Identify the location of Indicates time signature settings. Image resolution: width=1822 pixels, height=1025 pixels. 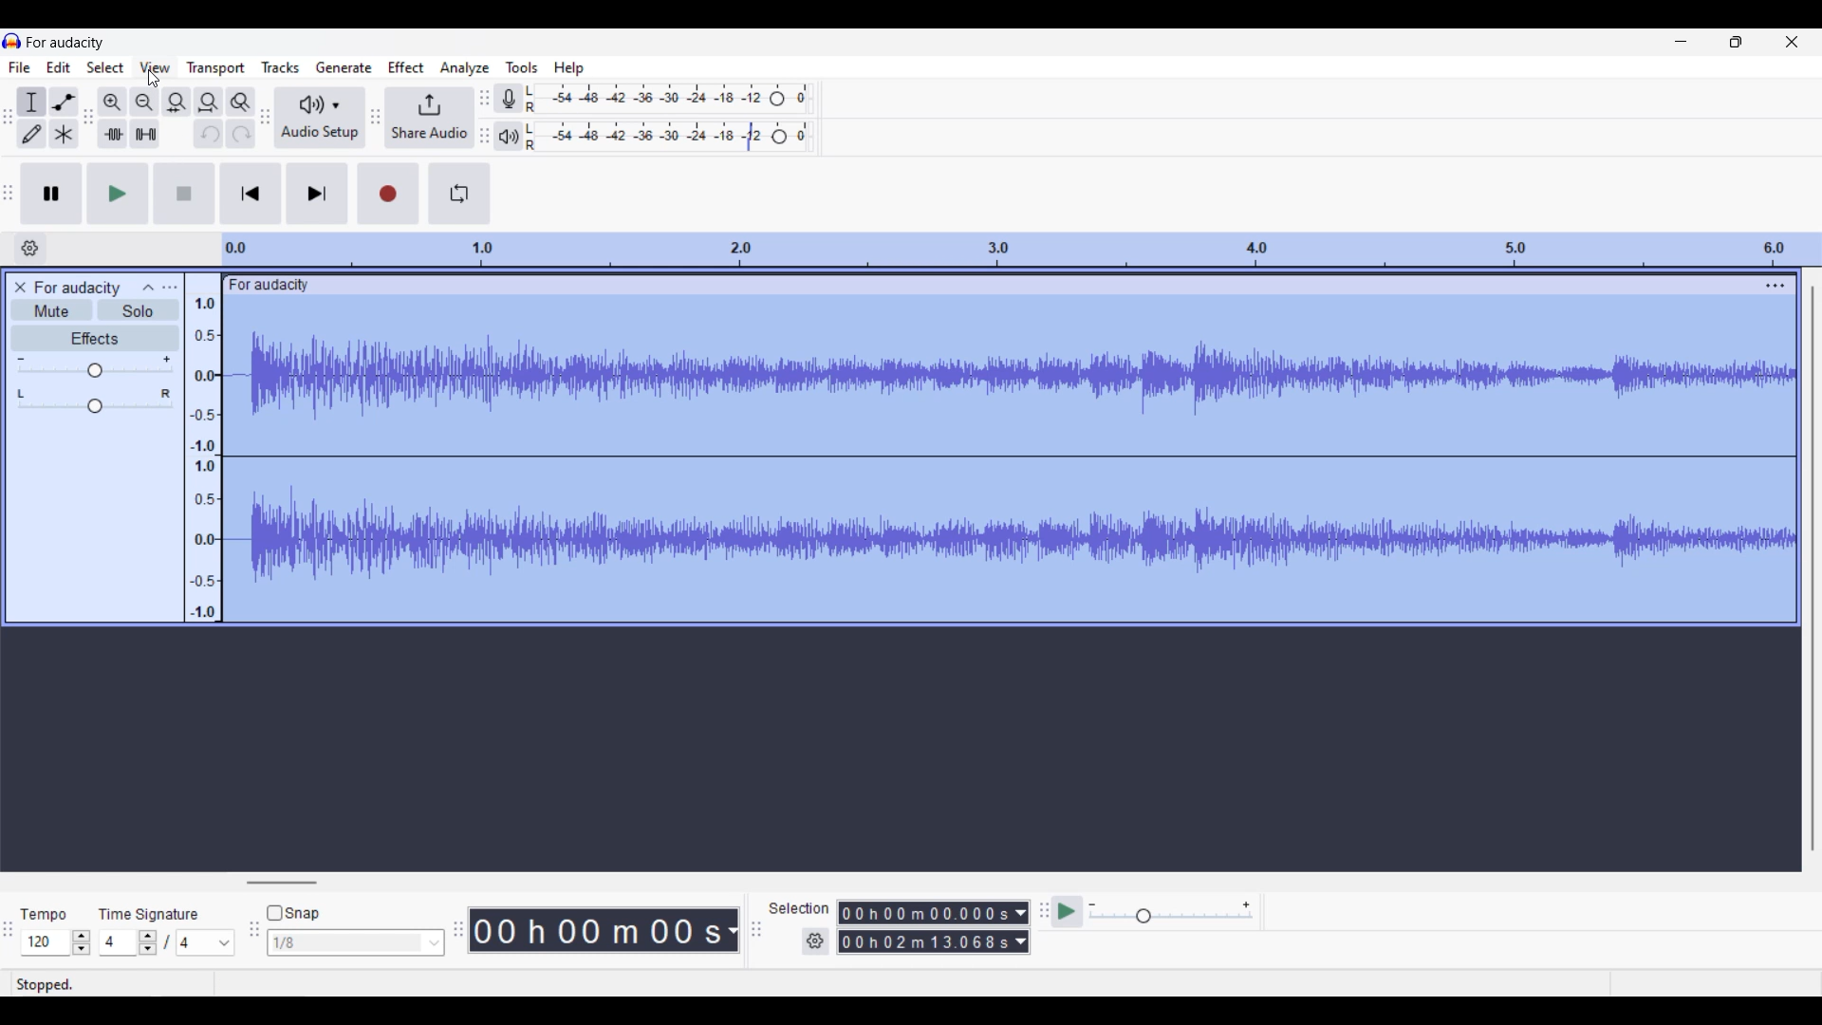
(148, 914).